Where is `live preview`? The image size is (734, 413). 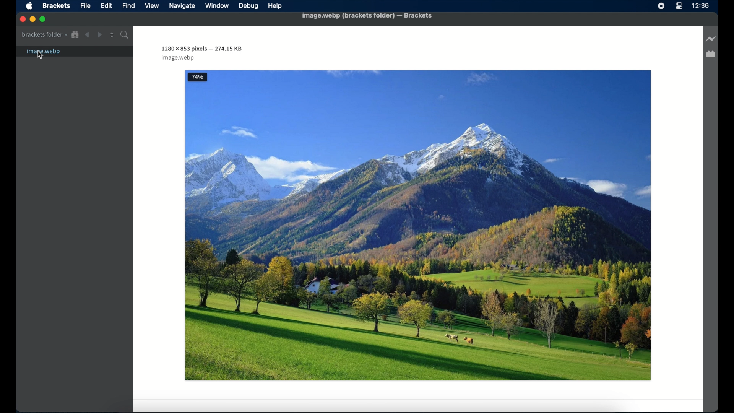 live preview is located at coordinates (711, 39).